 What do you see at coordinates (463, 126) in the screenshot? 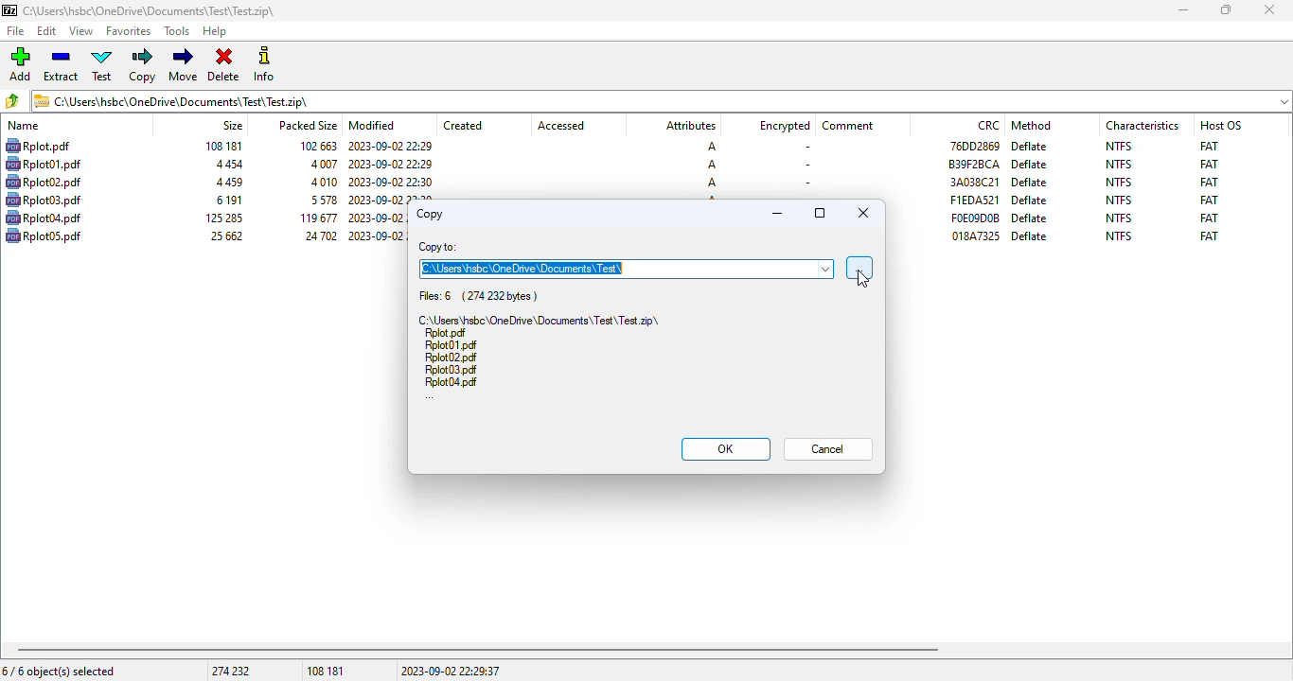
I see `created` at bounding box center [463, 126].